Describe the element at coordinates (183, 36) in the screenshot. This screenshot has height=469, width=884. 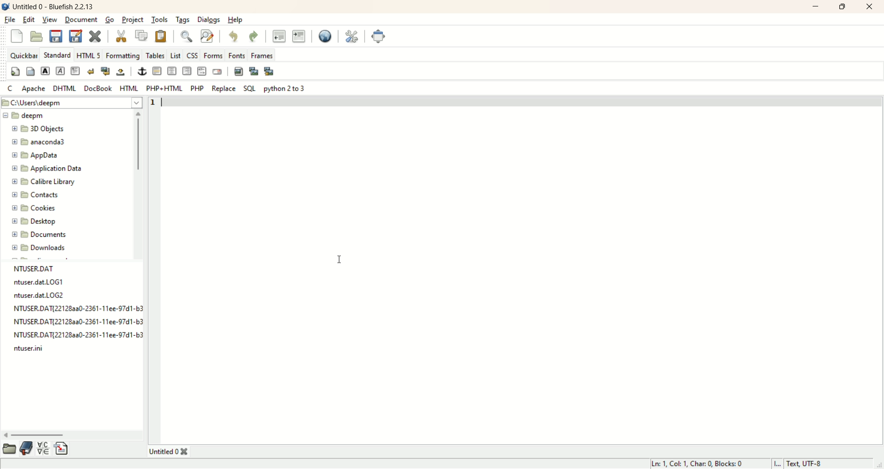
I see `show find bar` at that location.